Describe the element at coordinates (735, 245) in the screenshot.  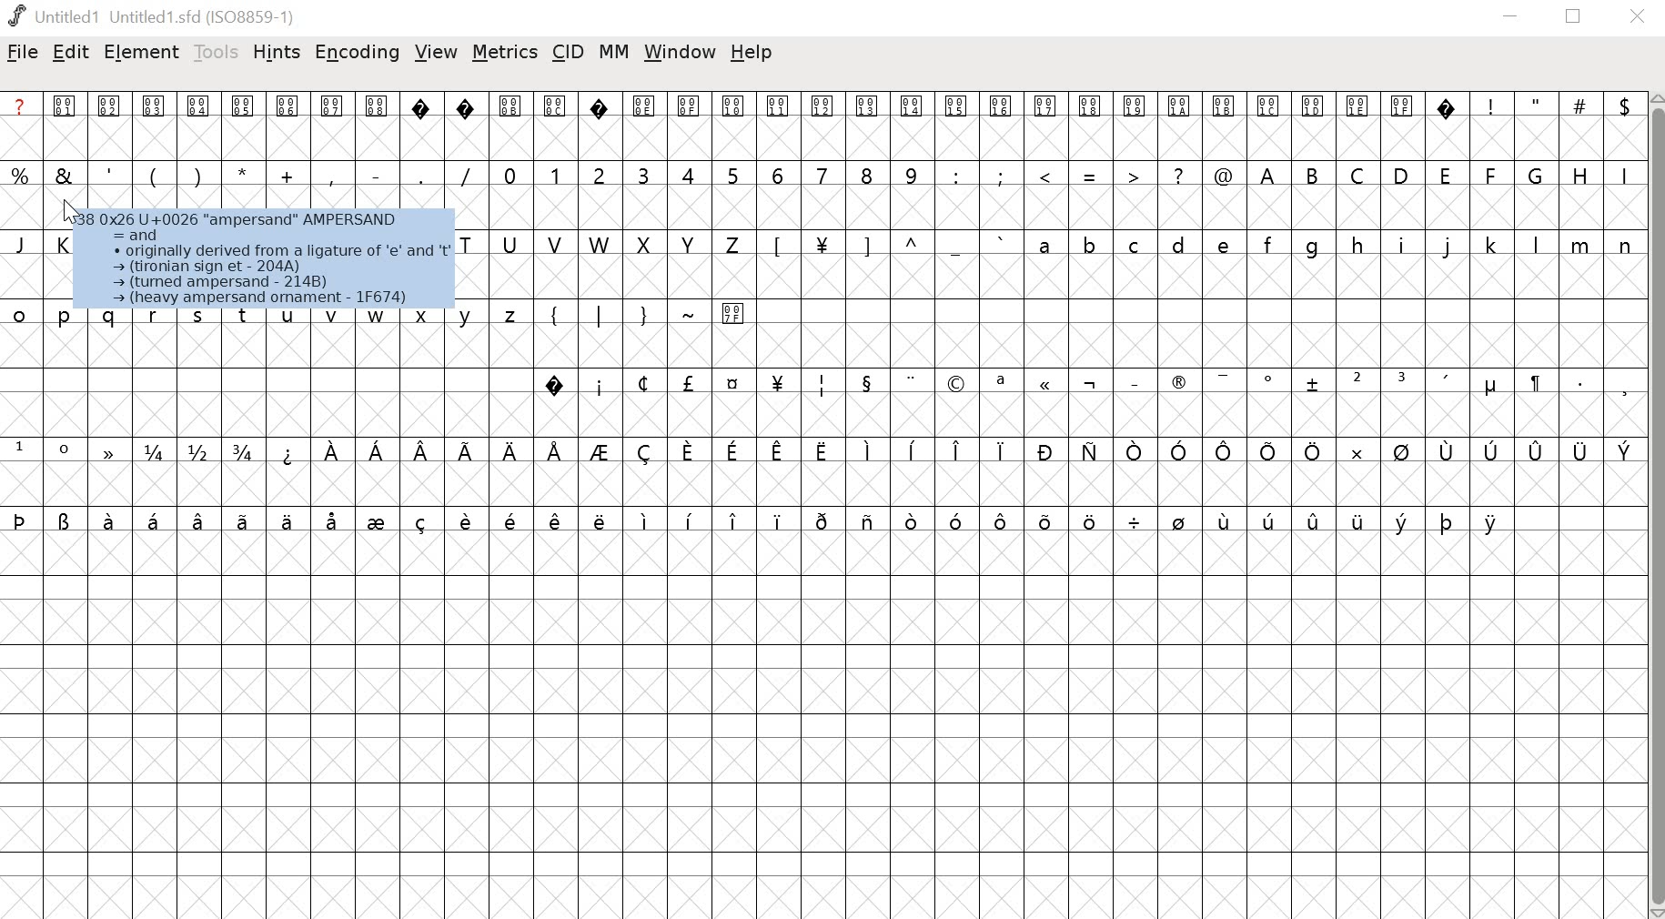
I see `Z` at that location.